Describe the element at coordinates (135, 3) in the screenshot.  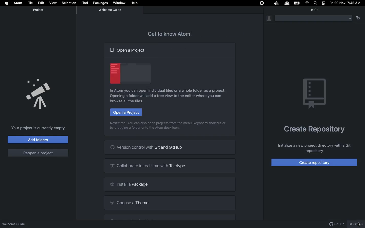
I see `Help` at that location.